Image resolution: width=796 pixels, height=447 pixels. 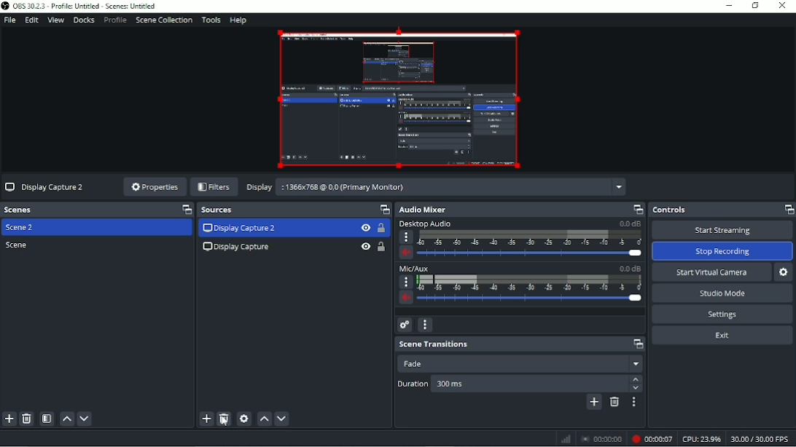 I want to click on Move scene down, so click(x=85, y=419).